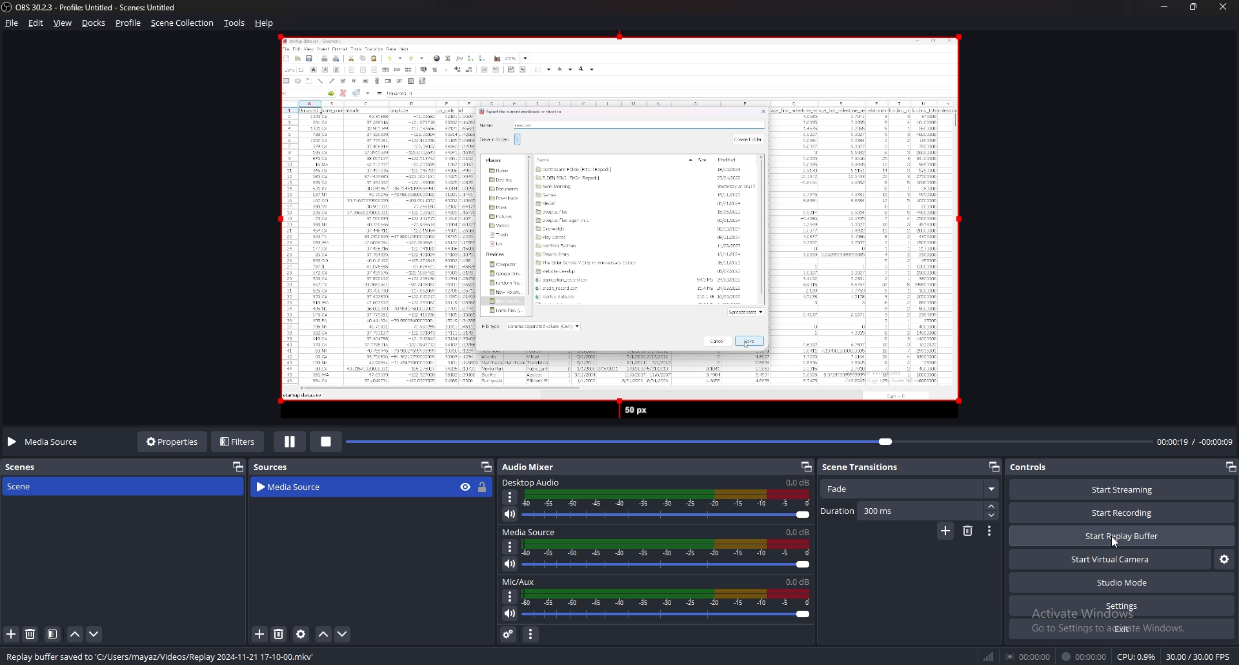 This screenshot has width=1239, height=665. I want to click on 00:00:00, so click(1028, 656).